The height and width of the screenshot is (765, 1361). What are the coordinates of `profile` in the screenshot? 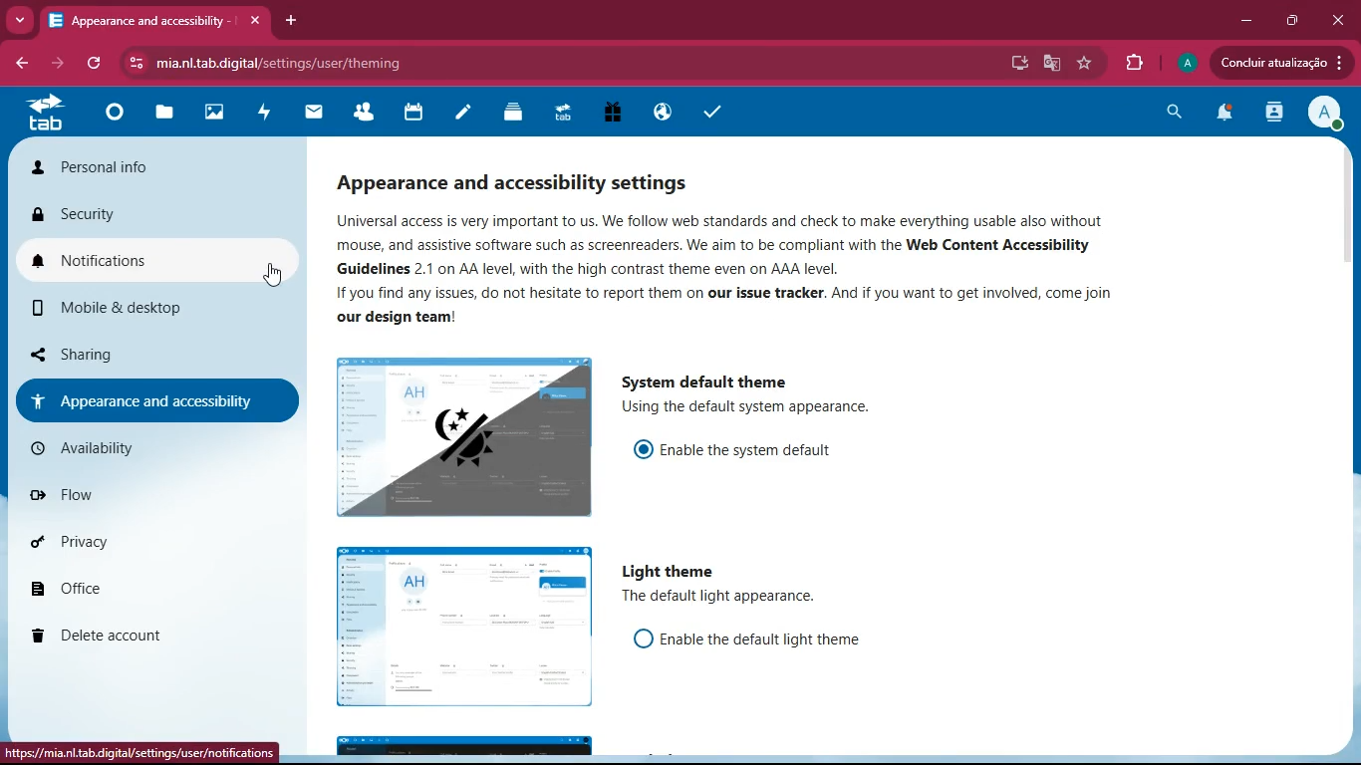 It's located at (1327, 115).